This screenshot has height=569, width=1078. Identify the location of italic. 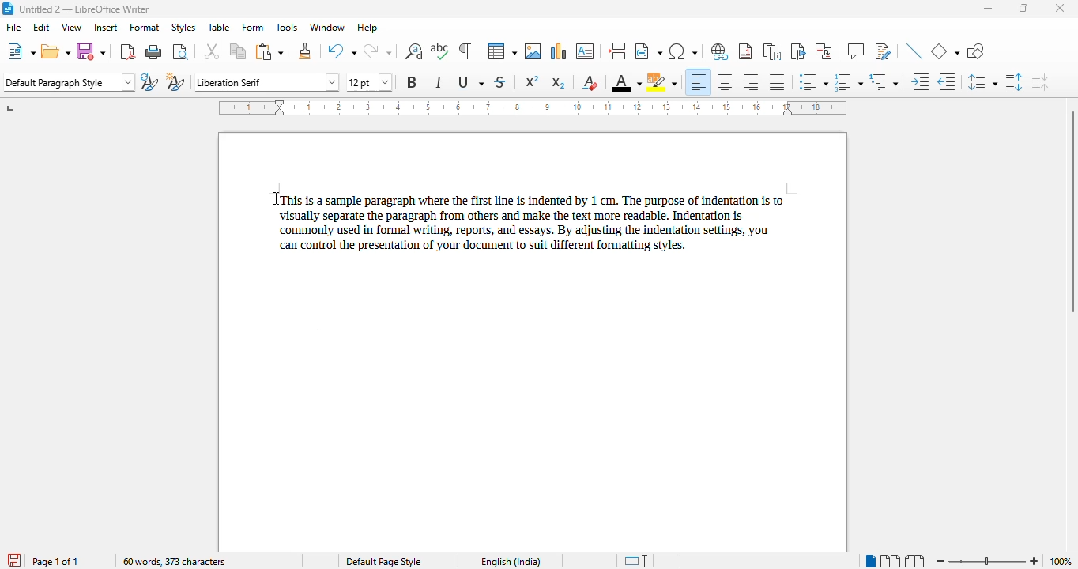
(439, 82).